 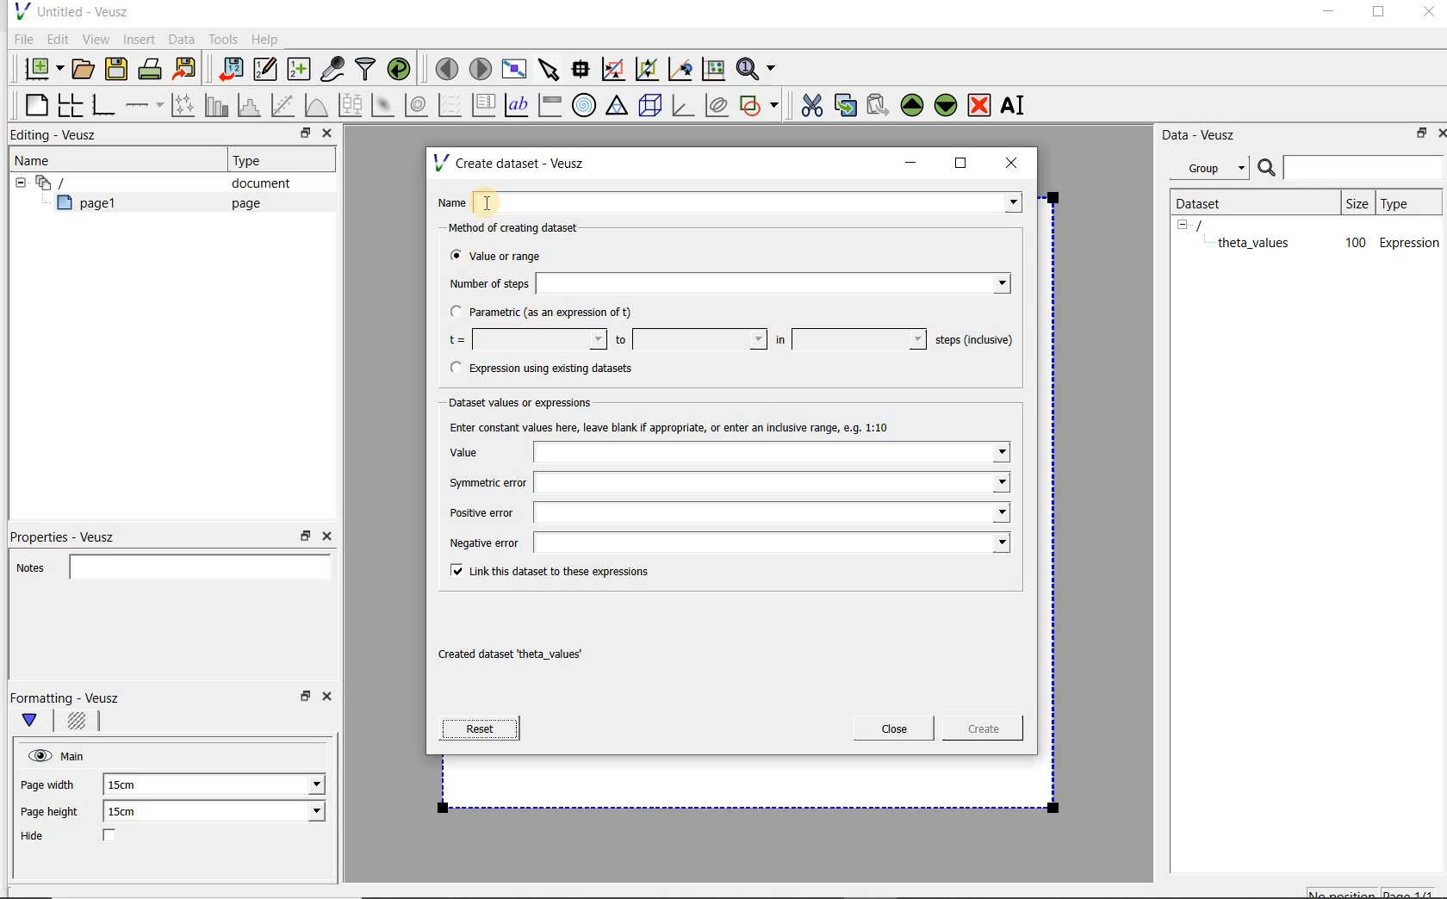 What do you see at coordinates (583, 70) in the screenshot?
I see `Read data points on the graph` at bounding box center [583, 70].